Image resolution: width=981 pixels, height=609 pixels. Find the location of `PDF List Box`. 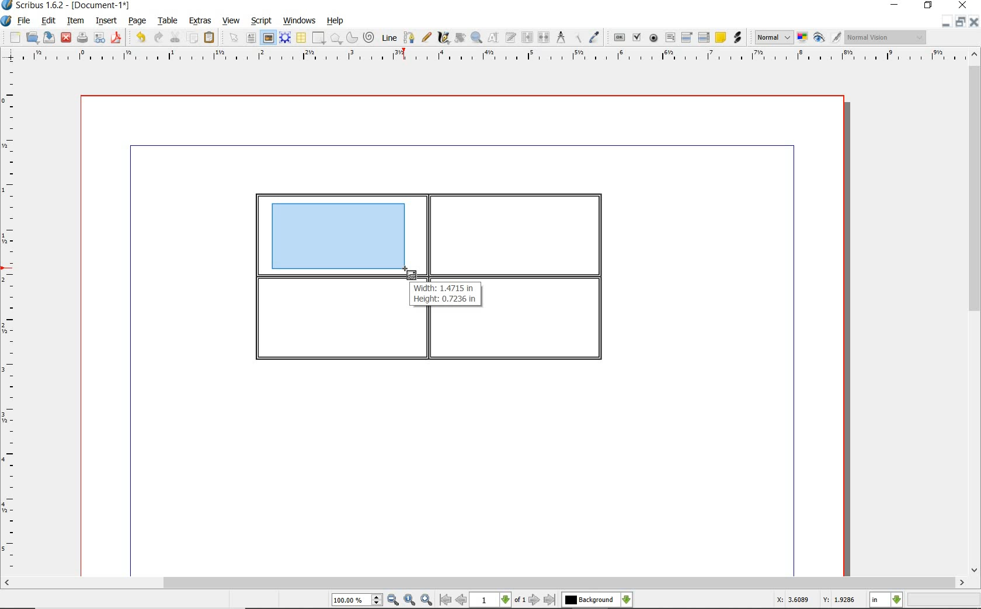

PDF List Box is located at coordinates (704, 37).